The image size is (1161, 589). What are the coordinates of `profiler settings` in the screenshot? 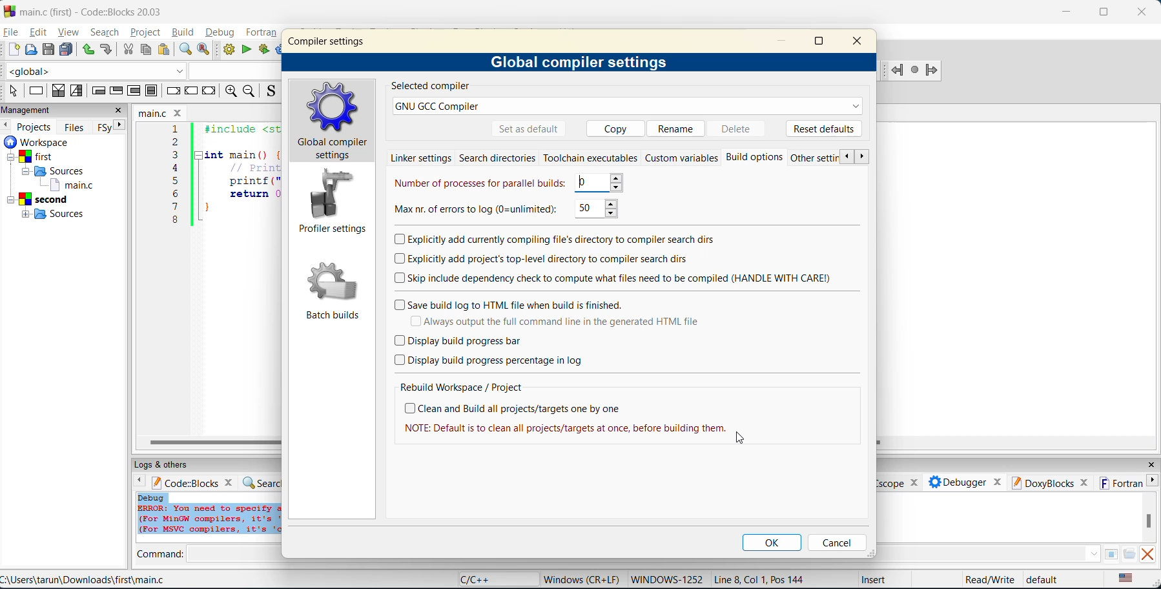 It's located at (332, 203).